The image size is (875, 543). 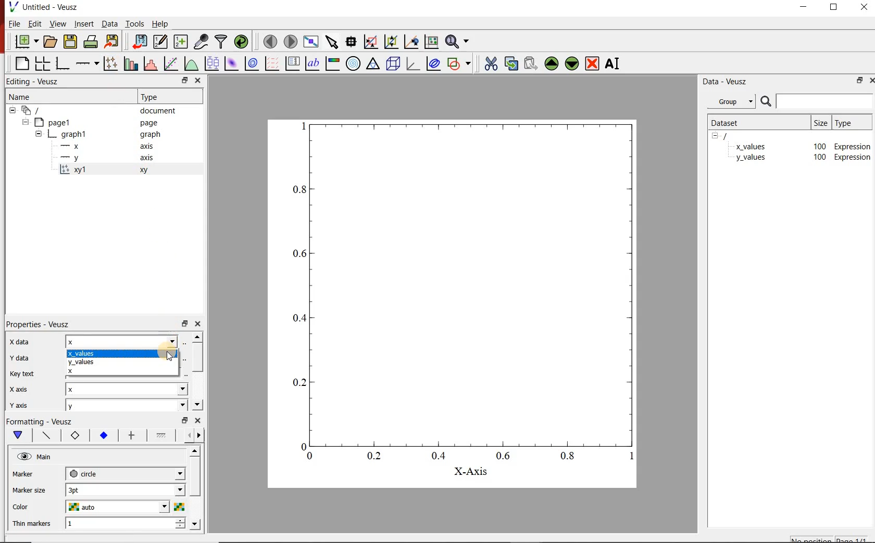 I want to click on move down, so click(x=198, y=404).